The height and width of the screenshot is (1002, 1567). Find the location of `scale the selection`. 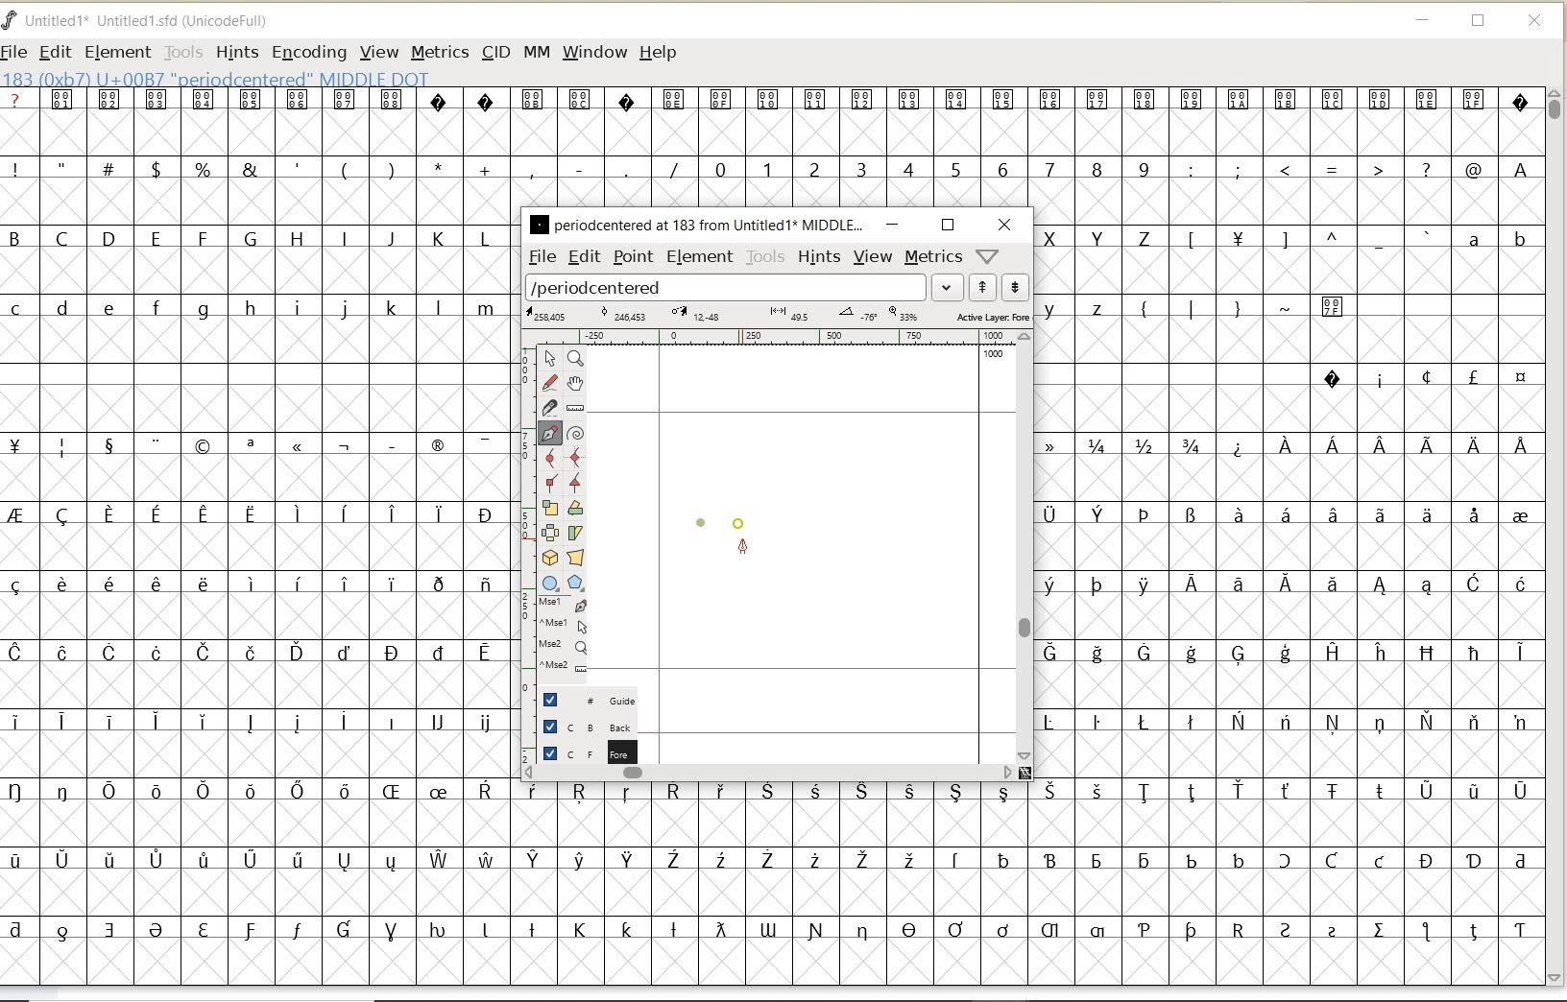

scale the selection is located at coordinates (548, 509).